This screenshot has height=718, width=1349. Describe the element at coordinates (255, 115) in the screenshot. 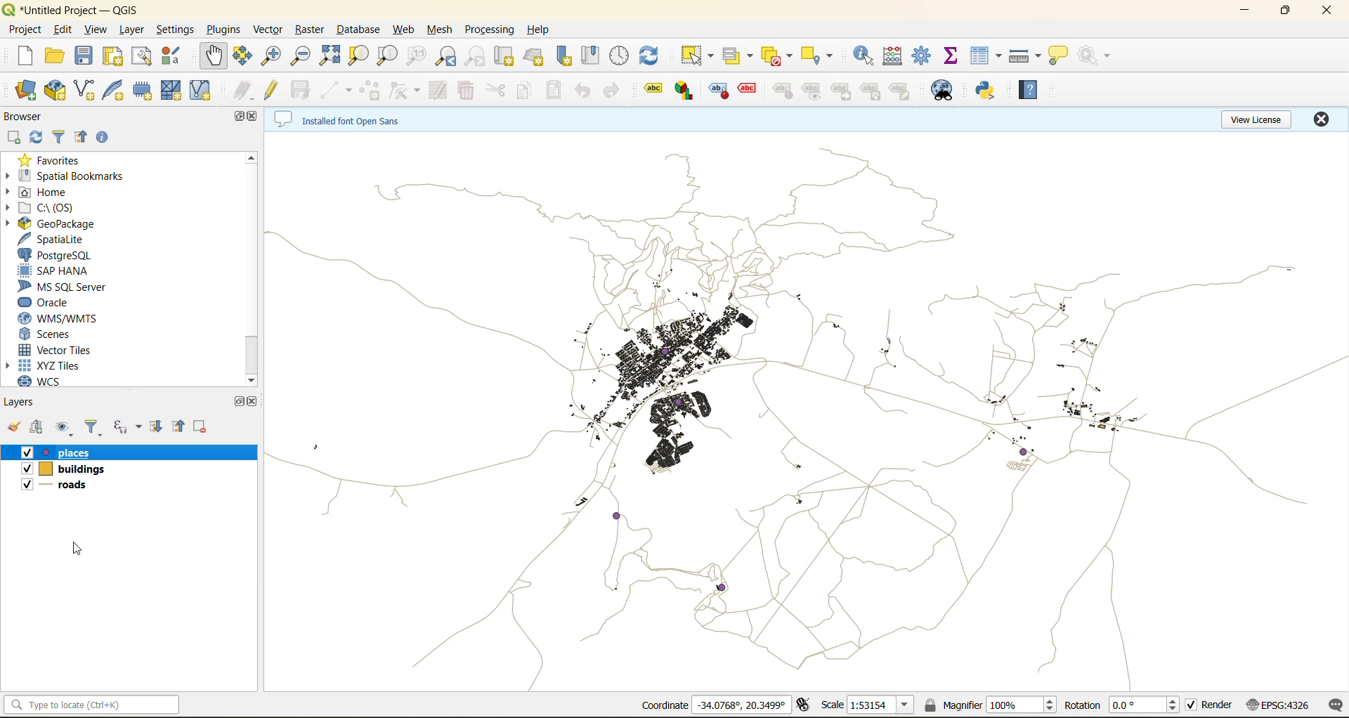

I see `close` at that location.